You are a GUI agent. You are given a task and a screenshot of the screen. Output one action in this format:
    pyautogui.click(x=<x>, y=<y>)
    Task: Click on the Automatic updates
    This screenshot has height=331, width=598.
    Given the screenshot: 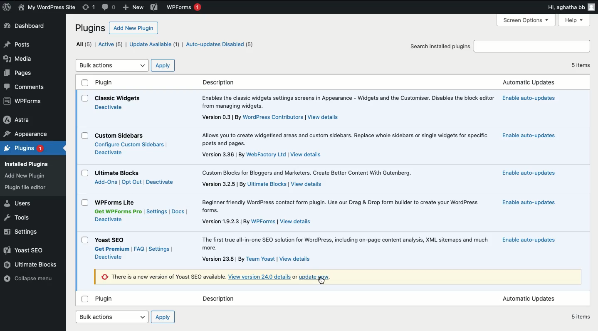 What is the action you would take?
    pyautogui.click(x=528, y=83)
    